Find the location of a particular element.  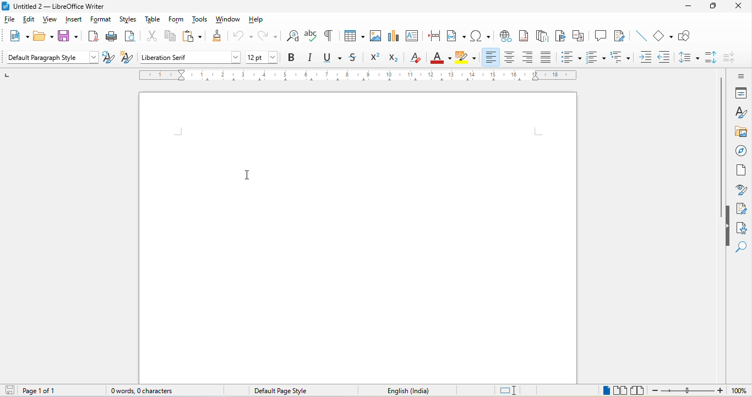

redo is located at coordinates (266, 38).